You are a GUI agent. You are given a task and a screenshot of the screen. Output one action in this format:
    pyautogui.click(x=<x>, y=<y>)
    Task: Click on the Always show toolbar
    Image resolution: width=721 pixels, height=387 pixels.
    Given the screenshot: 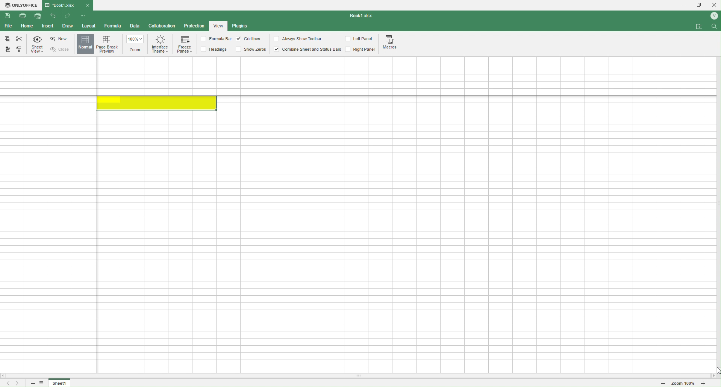 What is the action you would take?
    pyautogui.click(x=299, y=39)
    